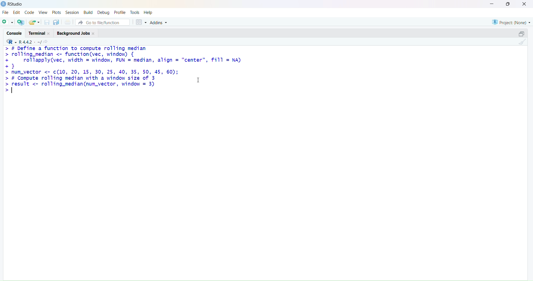 This screenshot has height=281, width=533. Describe the element at coordinates (492, 3) in the screenshot. I see `minimise` at that location.